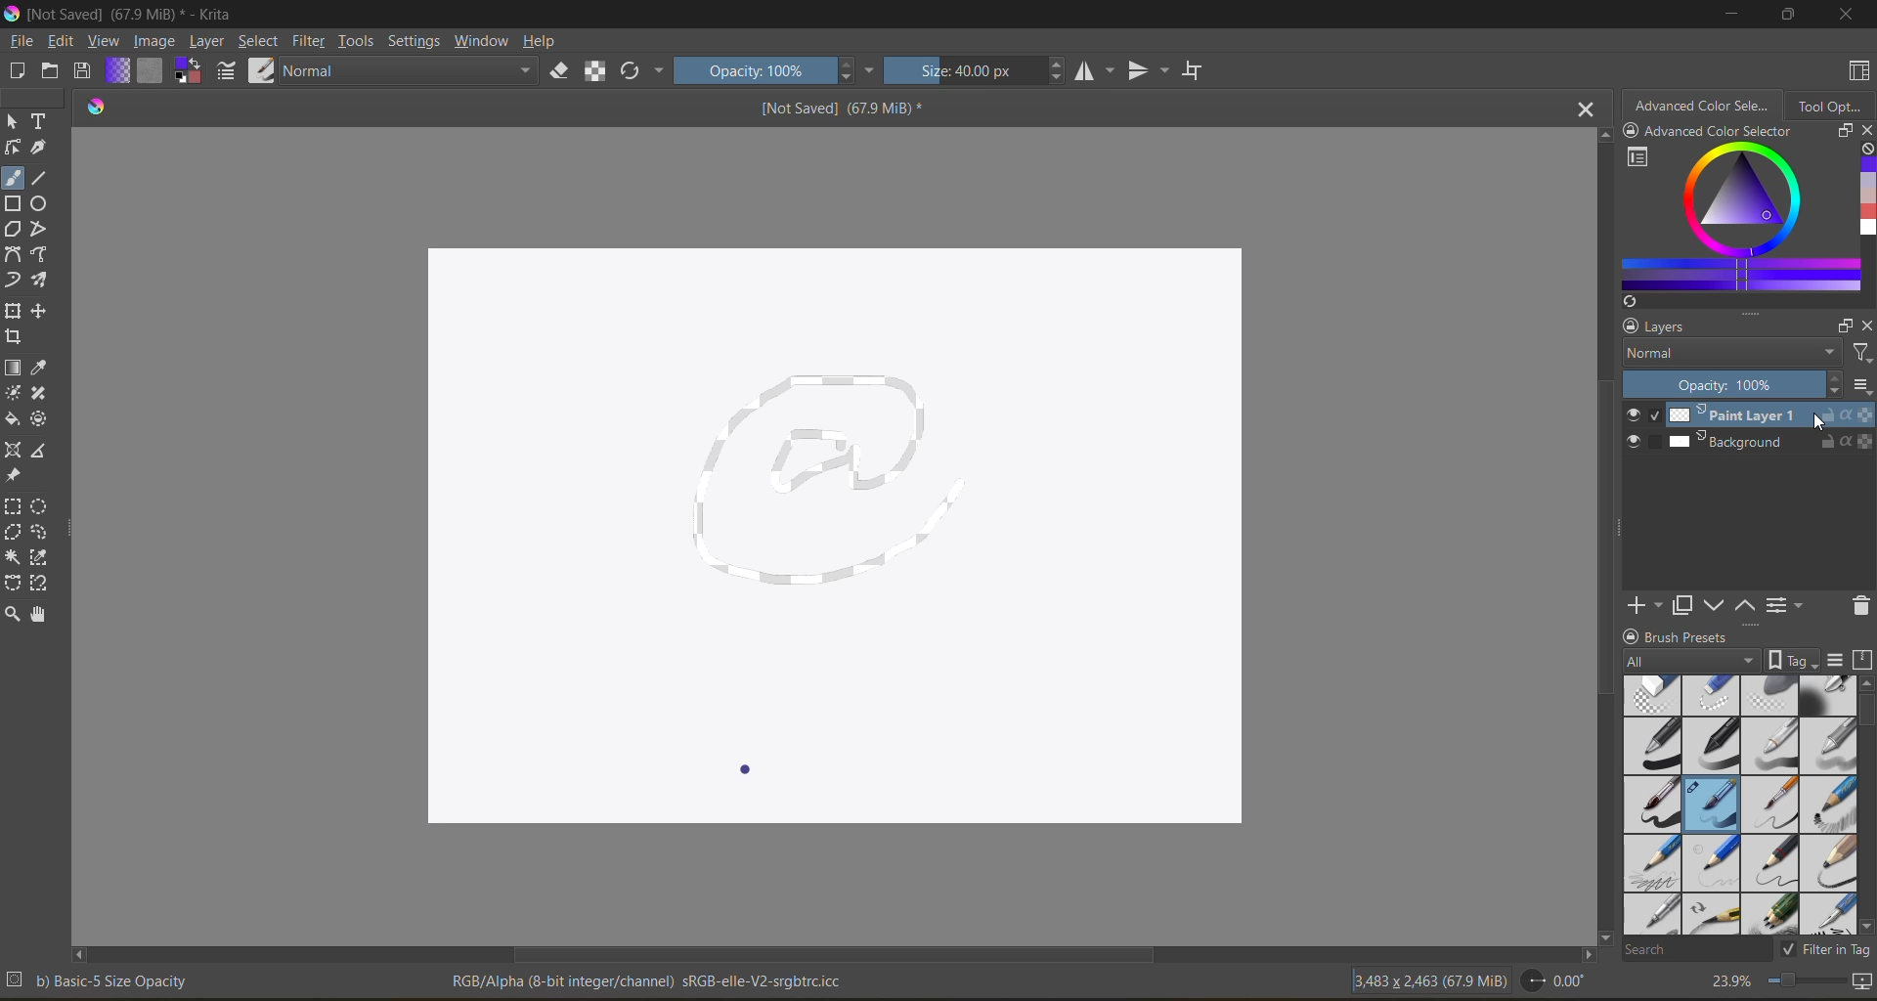 This screenshot has width=1877, height=1001. I want to click on transform a layer, so click(13, 311).